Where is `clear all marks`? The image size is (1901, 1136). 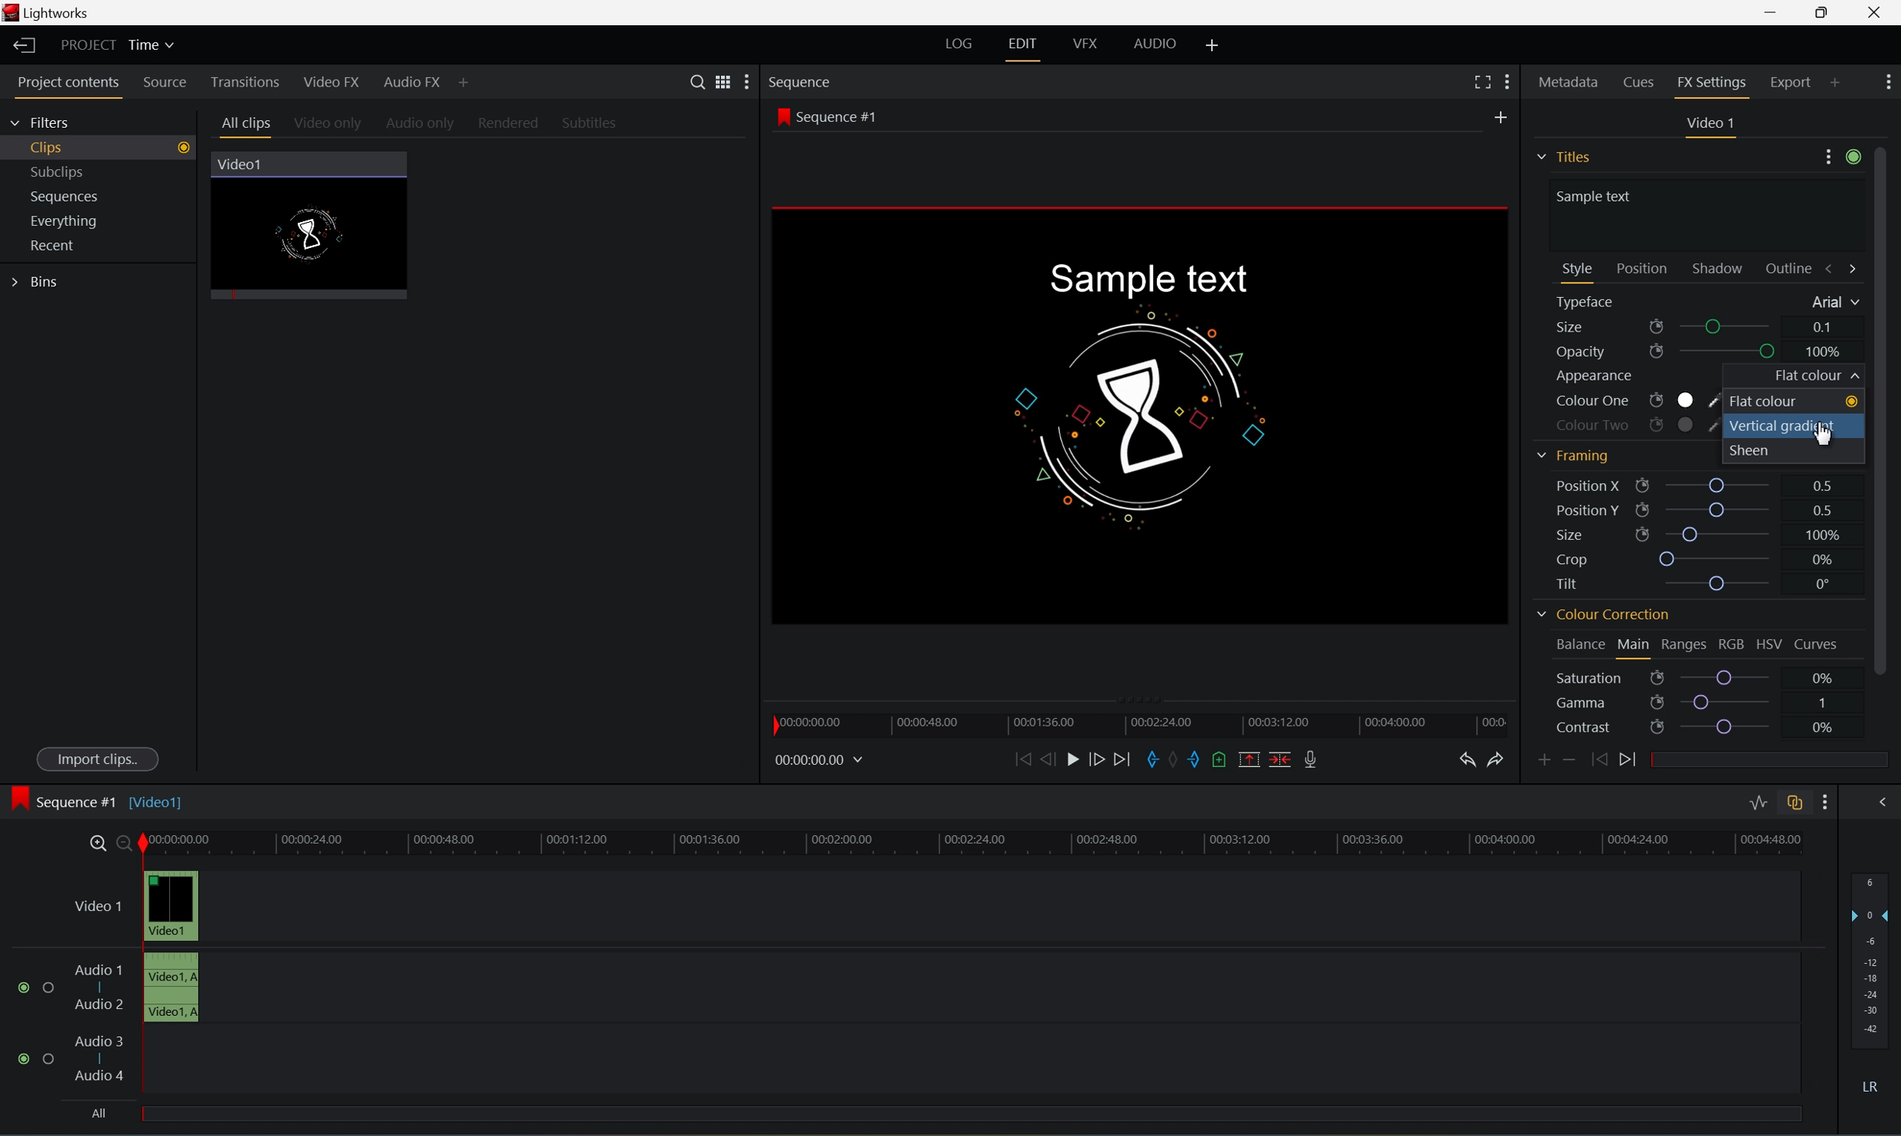 clear all marks is located at coordinates (1178, 759).